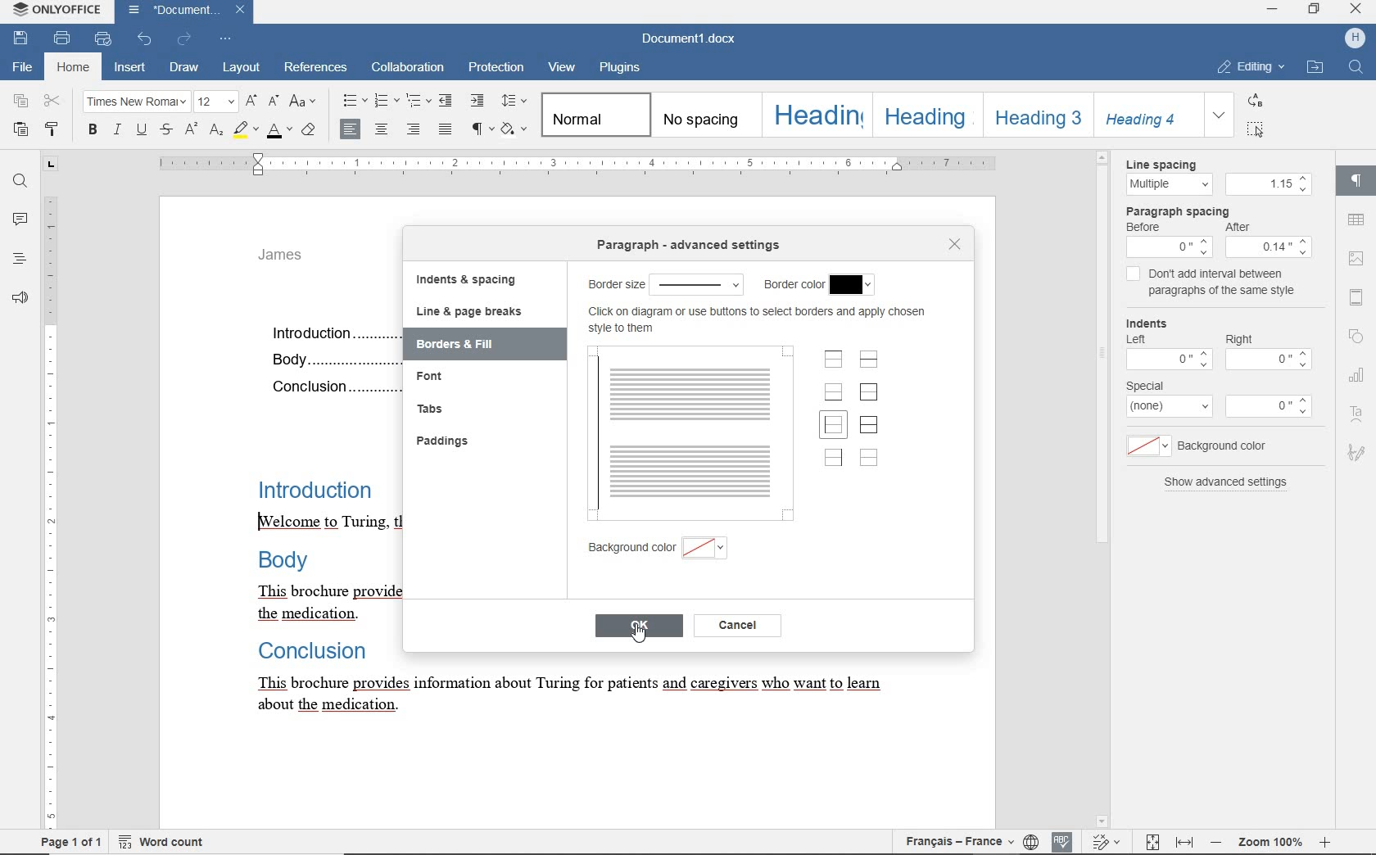  I want to click on home, so click(73, 70).